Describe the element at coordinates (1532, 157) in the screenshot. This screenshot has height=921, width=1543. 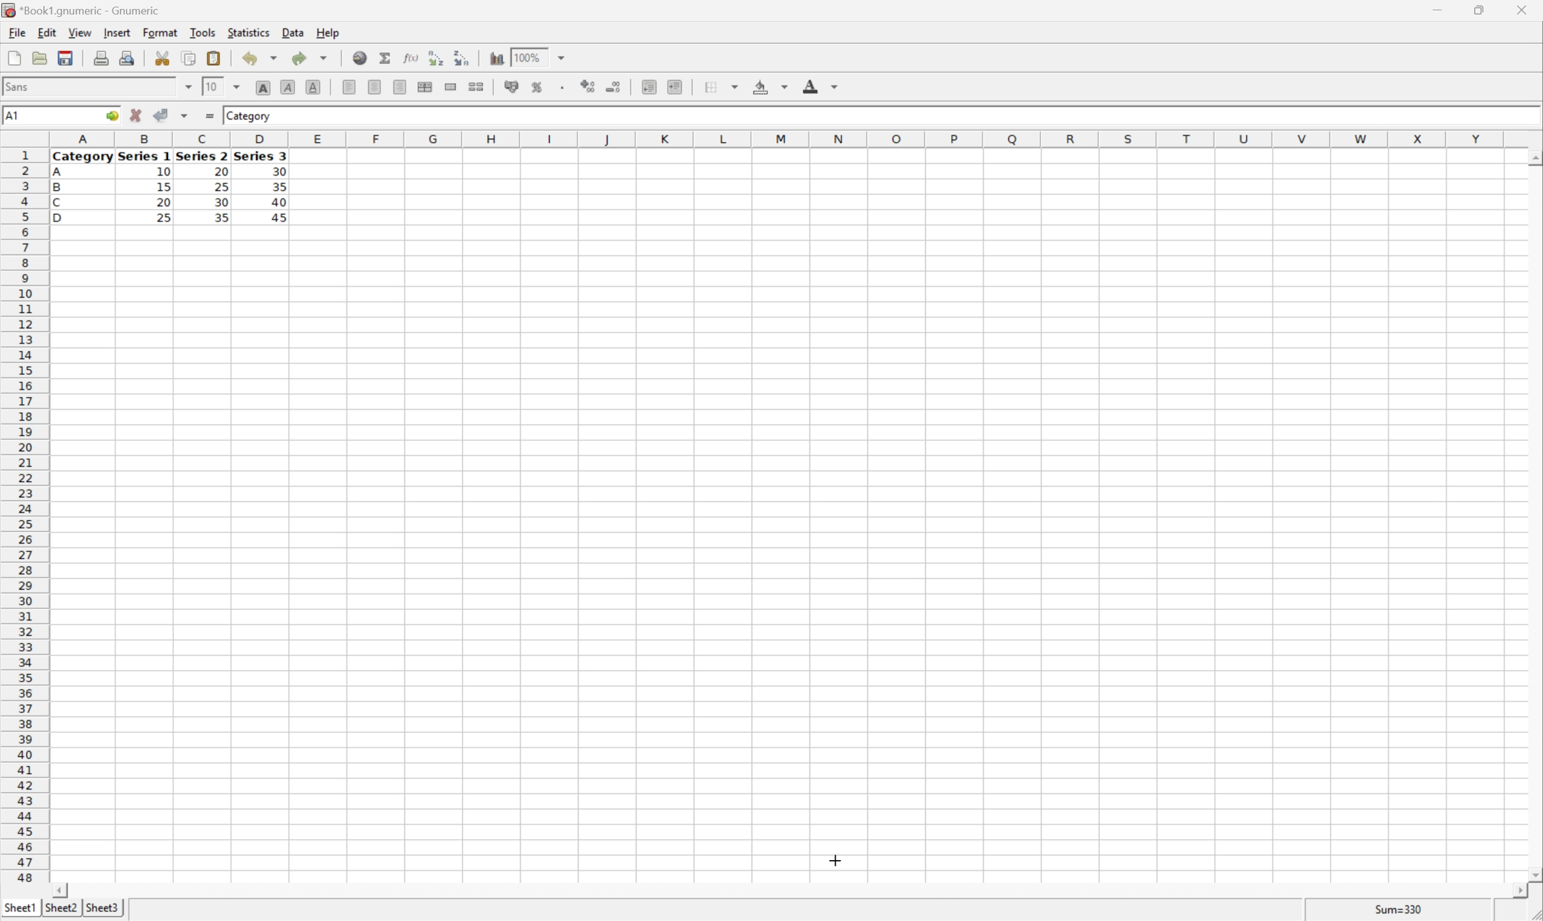
I see `Scroll Up` at that location.